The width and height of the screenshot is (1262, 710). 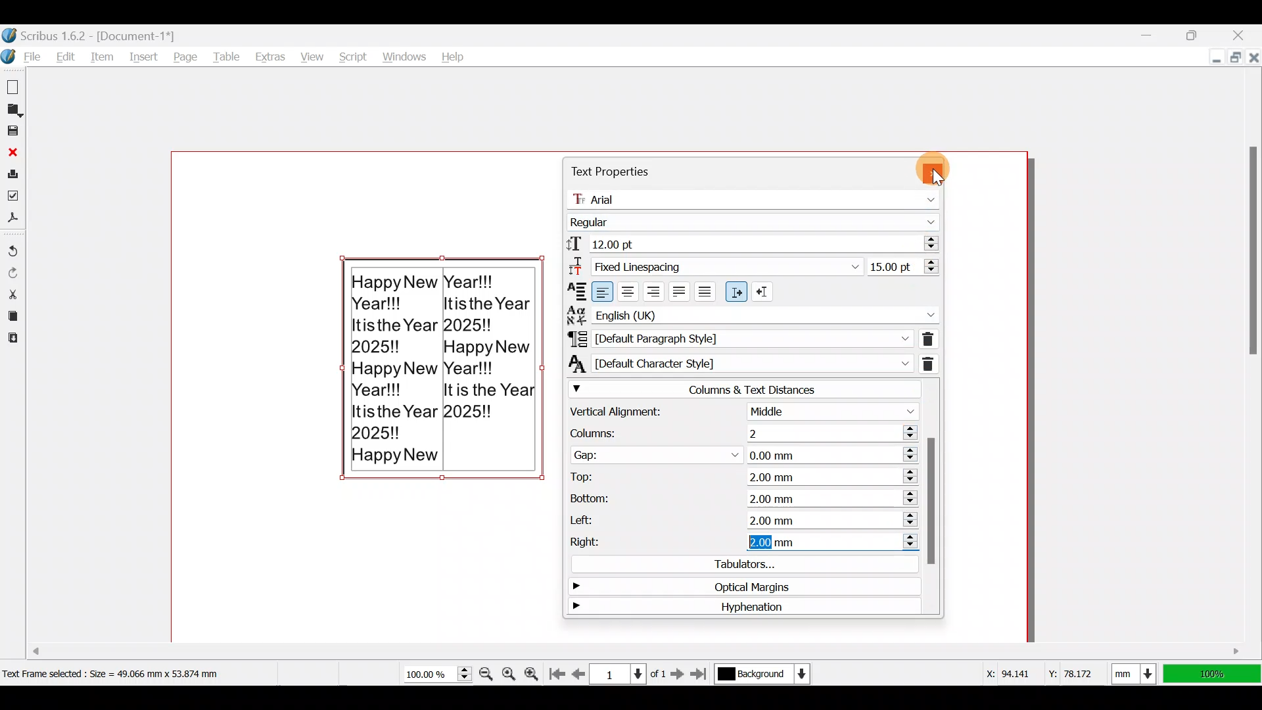 I want to click on Select current layer, so click(x=761, y=674).